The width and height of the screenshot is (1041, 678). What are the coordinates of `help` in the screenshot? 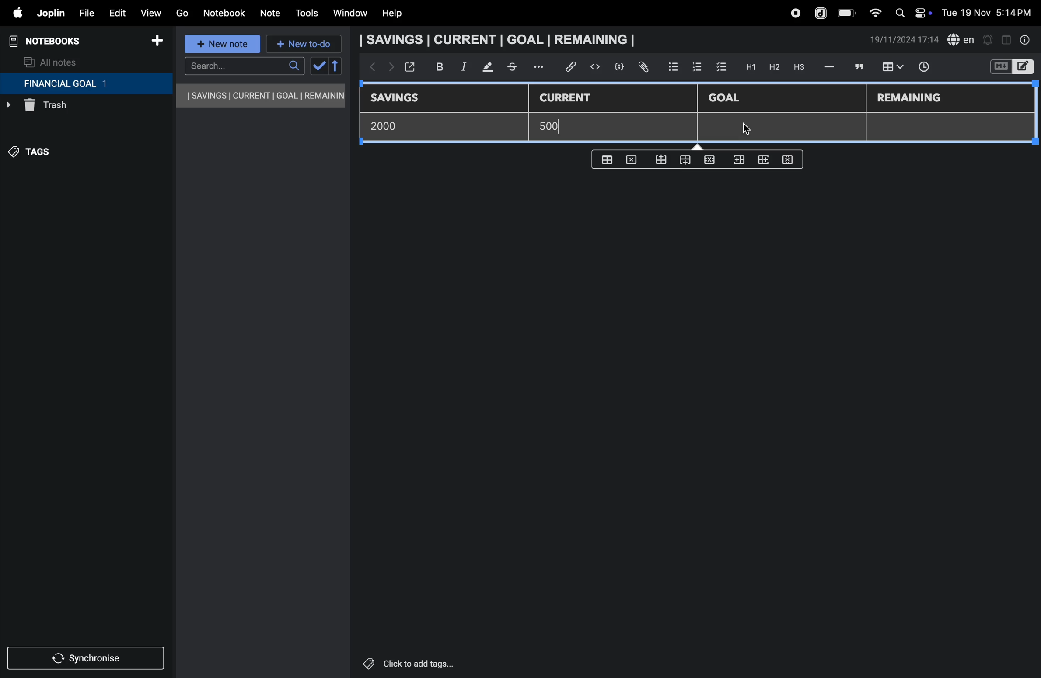 It's located at (398, 14).